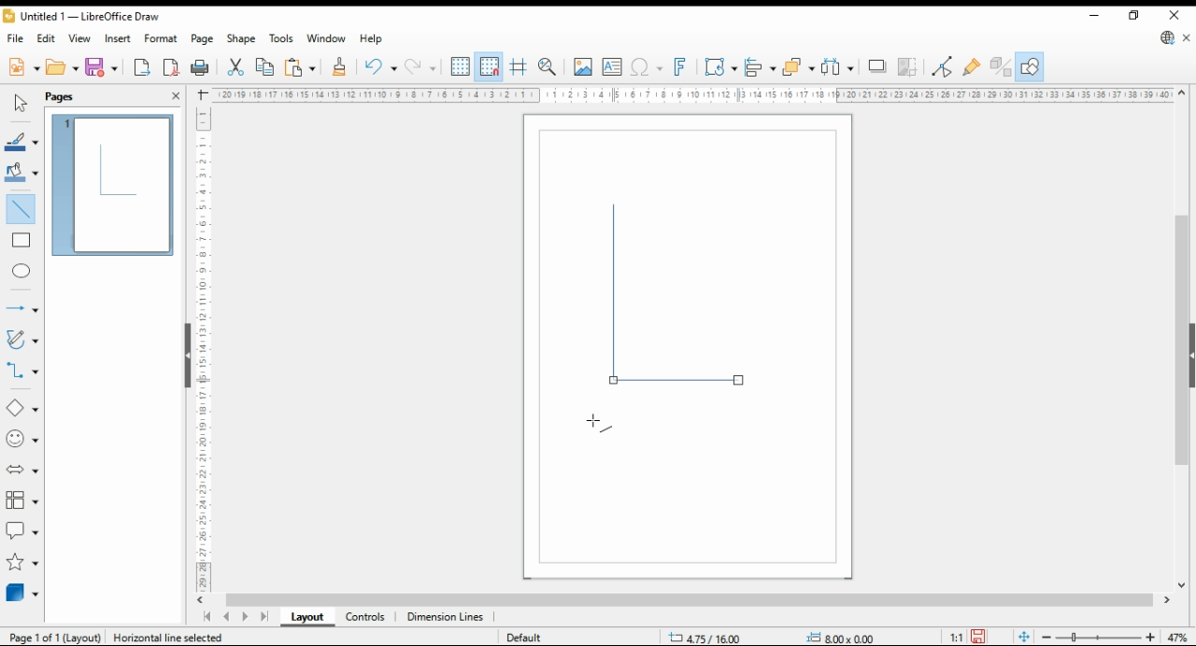 The width and height of the screenshot is (1196, 646). Describe the element at coordinates (720, 67) in the screenshot. I see `transformations` at that location.